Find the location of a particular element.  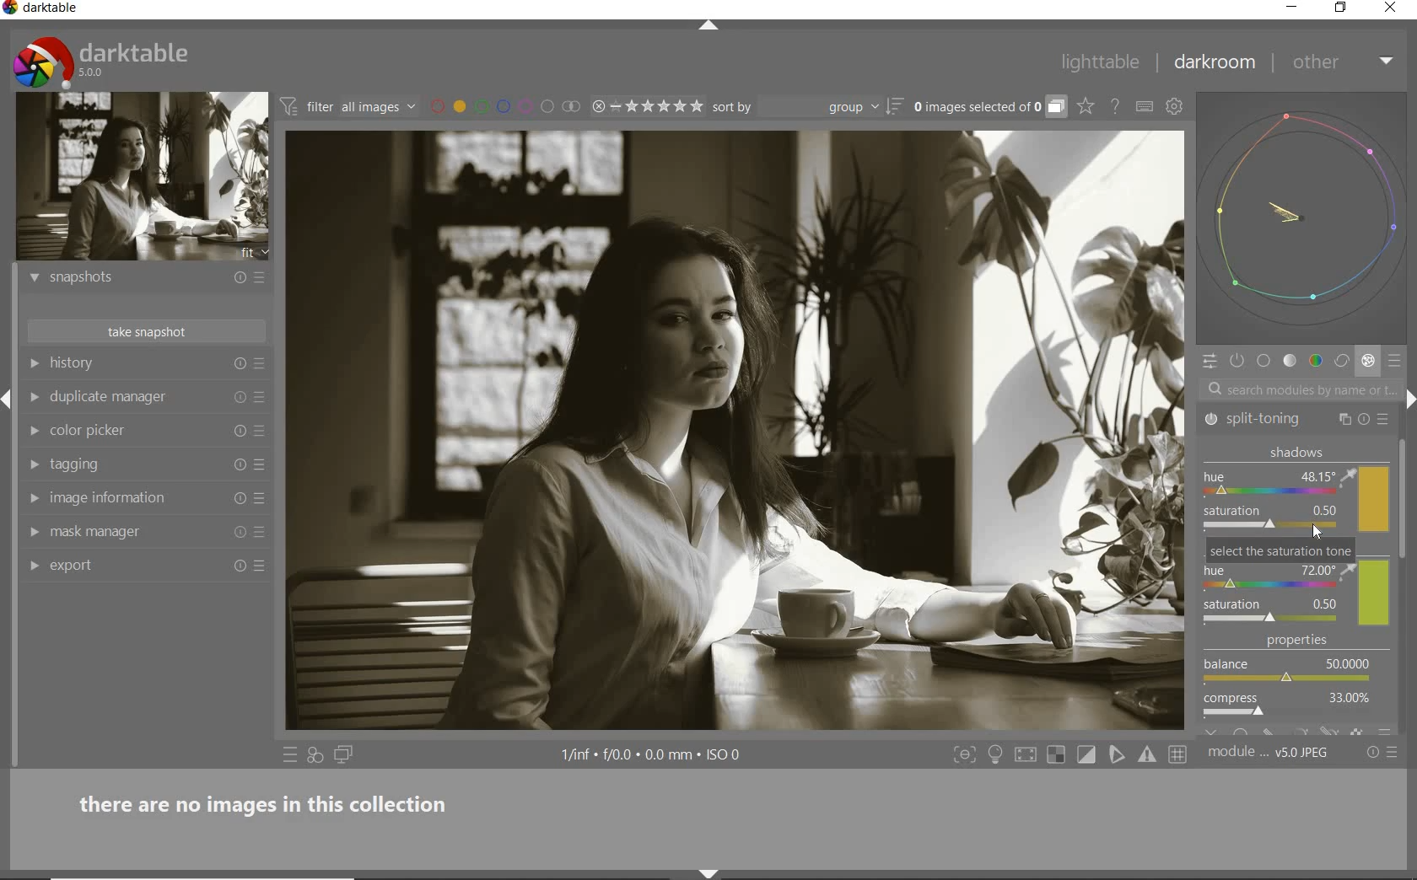

scrollbar is located at coordinates (1406, 497).